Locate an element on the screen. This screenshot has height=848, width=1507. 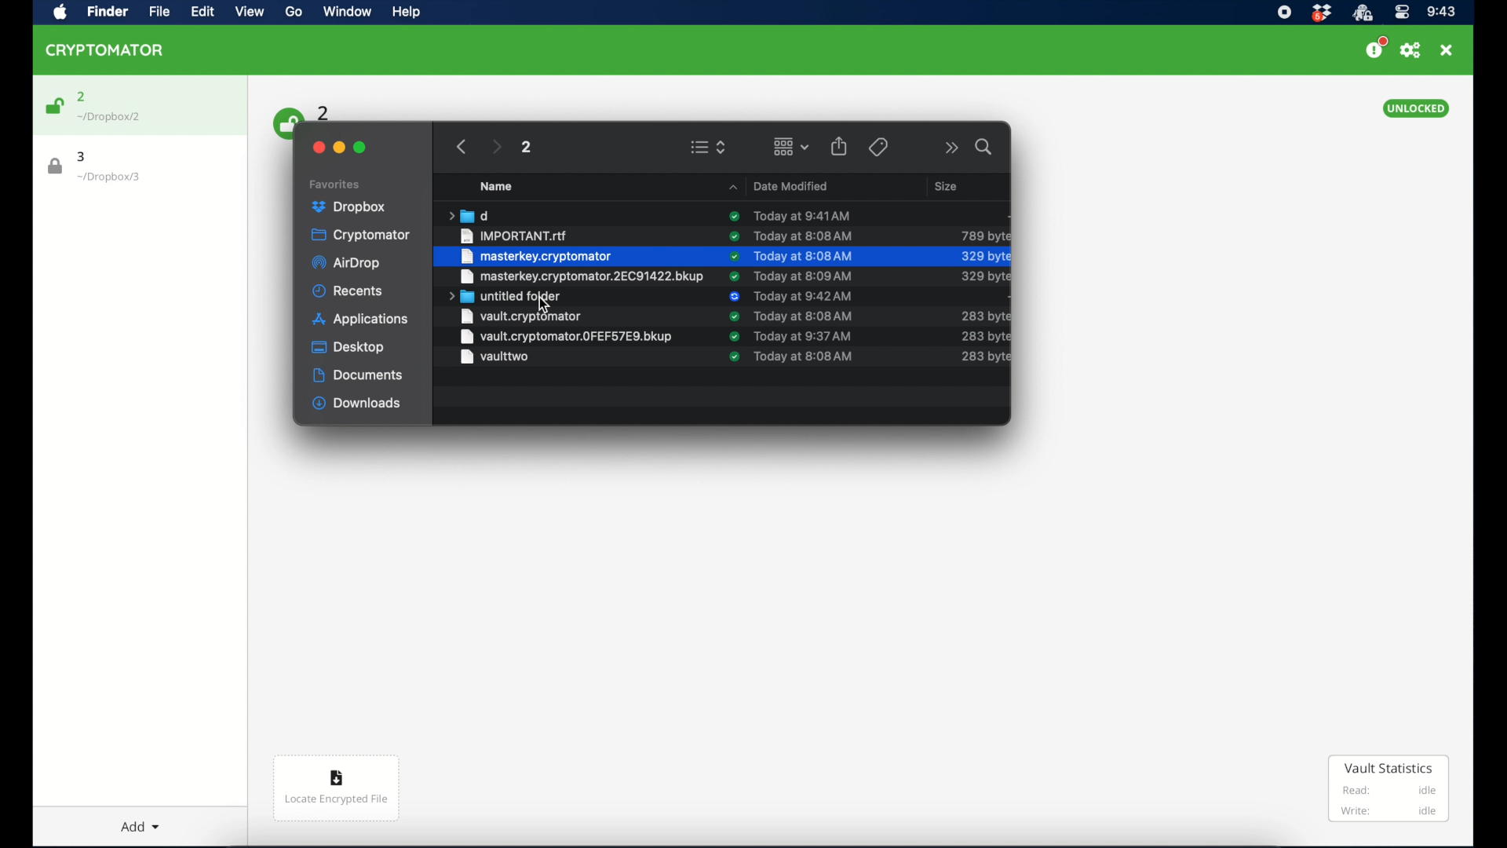
desktop is located at coordinates (349, 347).